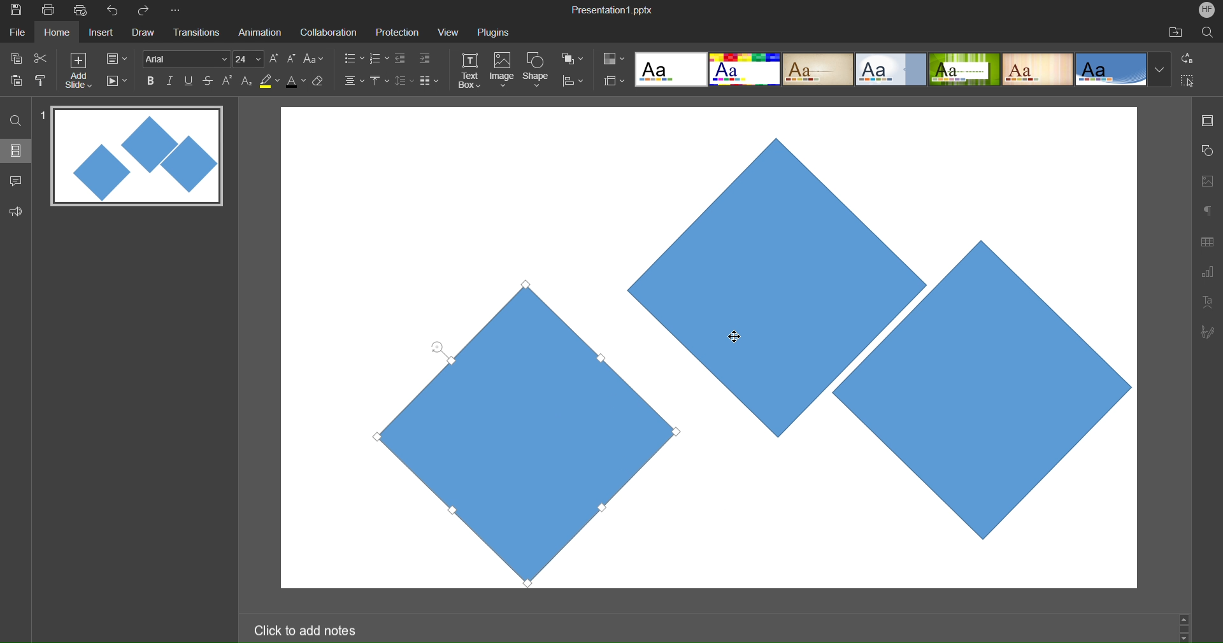  What do you see at coordinates (133, 157) in the screenshot?
I see `slide 1` at bounding box center [133, 157].